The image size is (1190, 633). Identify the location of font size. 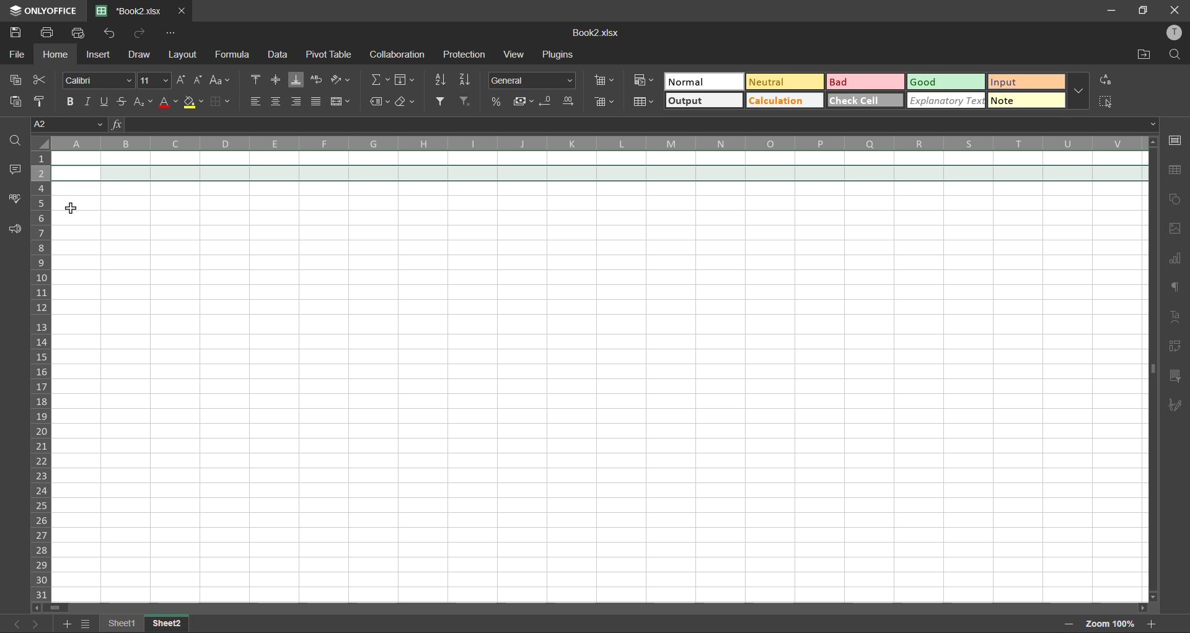
(156, 81).